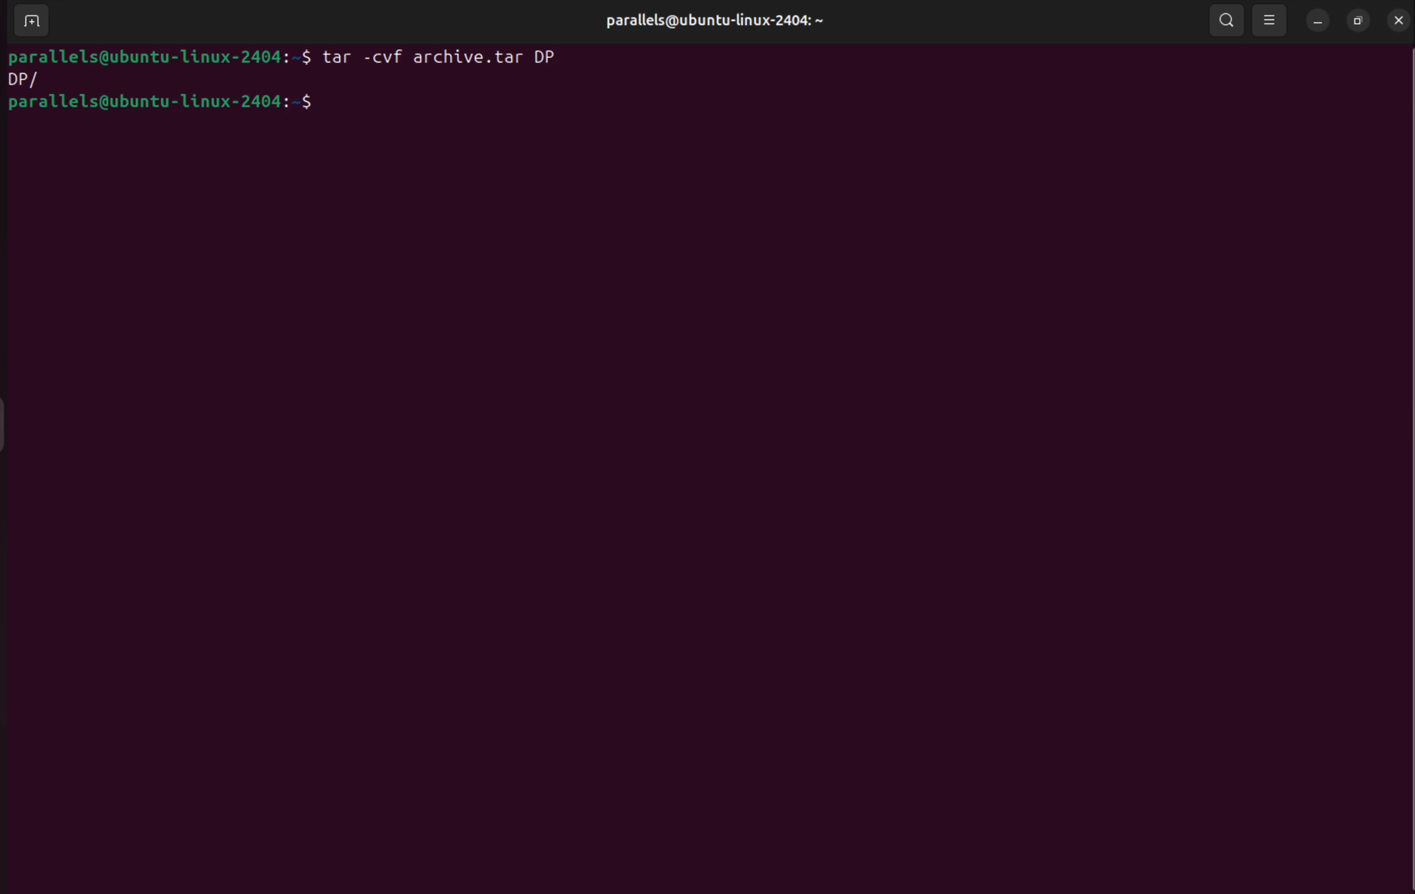  I want to click on tar -cvf archive.tar directory_name, so click(444, 61).